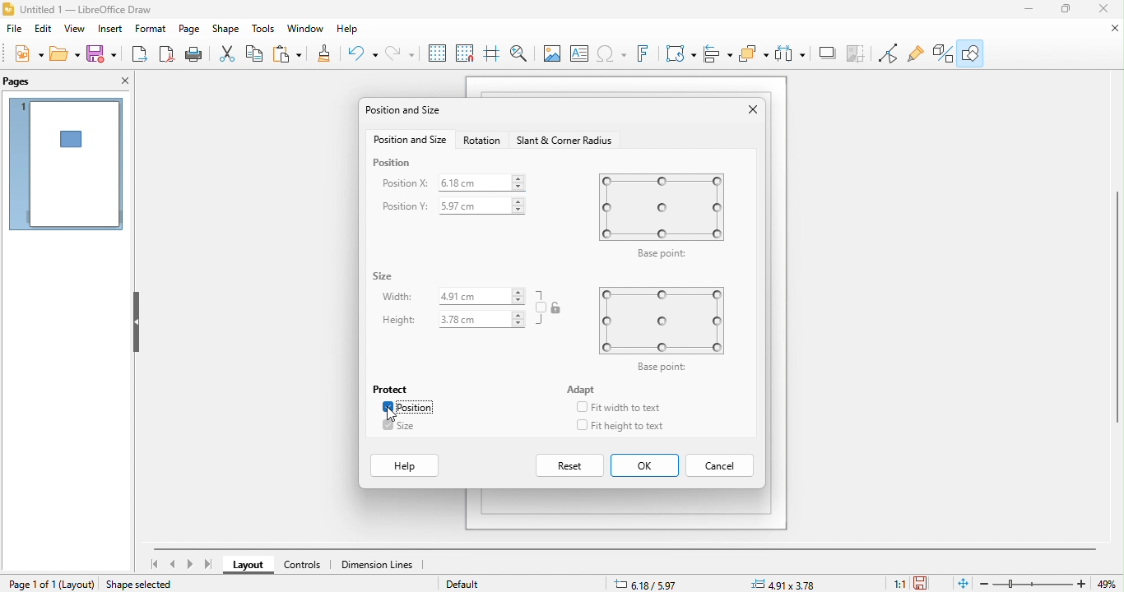 The width and height of the screenshot is (1124, 592). What do you see at coordinates (1030, 9) in the screenshot?
I see `minimize` at bounding box center [1030, 9].